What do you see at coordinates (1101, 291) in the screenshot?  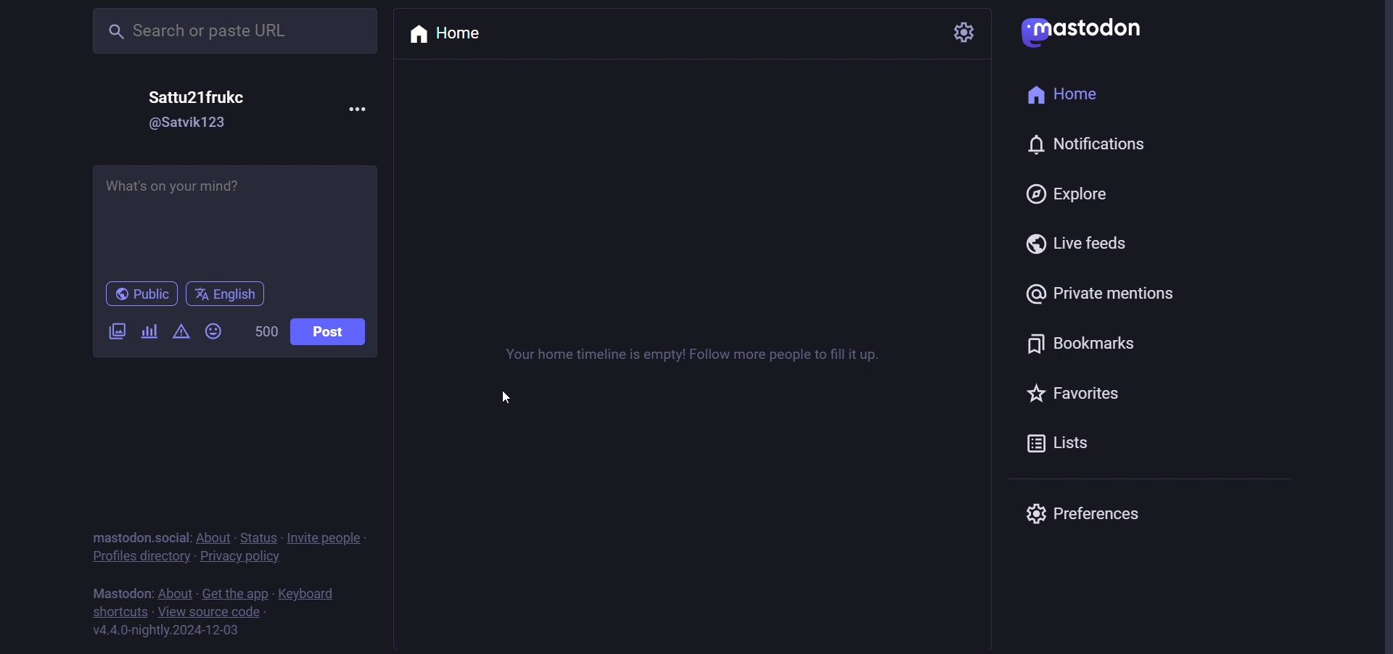 I see `private mention` at bounding box center [1101, 291].